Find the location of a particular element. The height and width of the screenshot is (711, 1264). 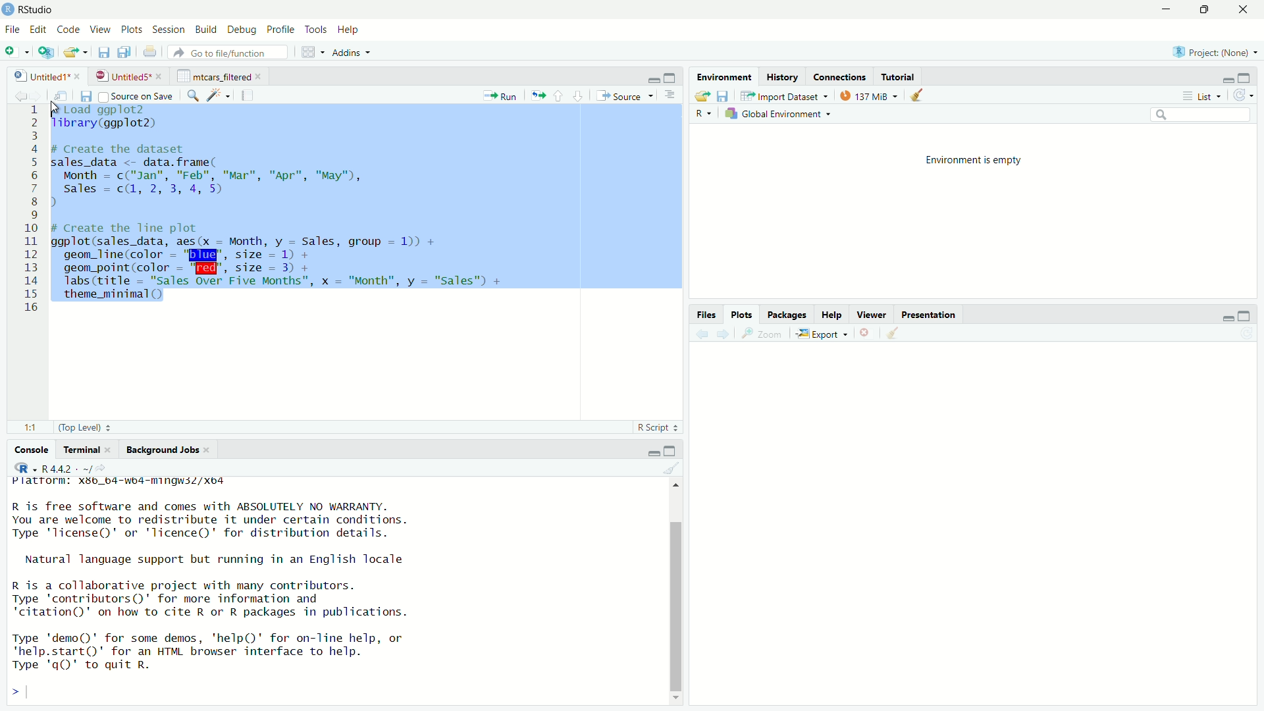

plots is located at coordinates (743, 315).